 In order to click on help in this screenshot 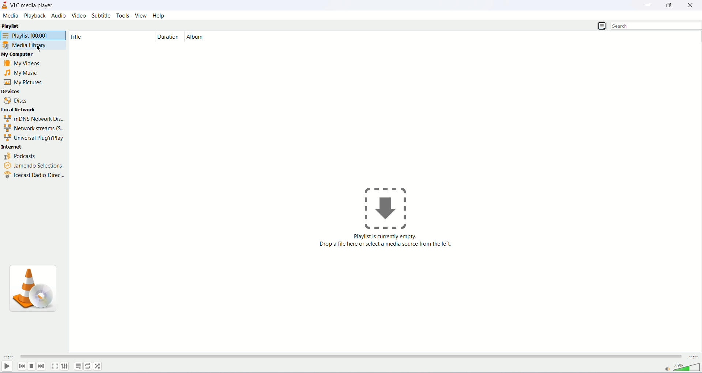, I will do `click(159, 16)`.